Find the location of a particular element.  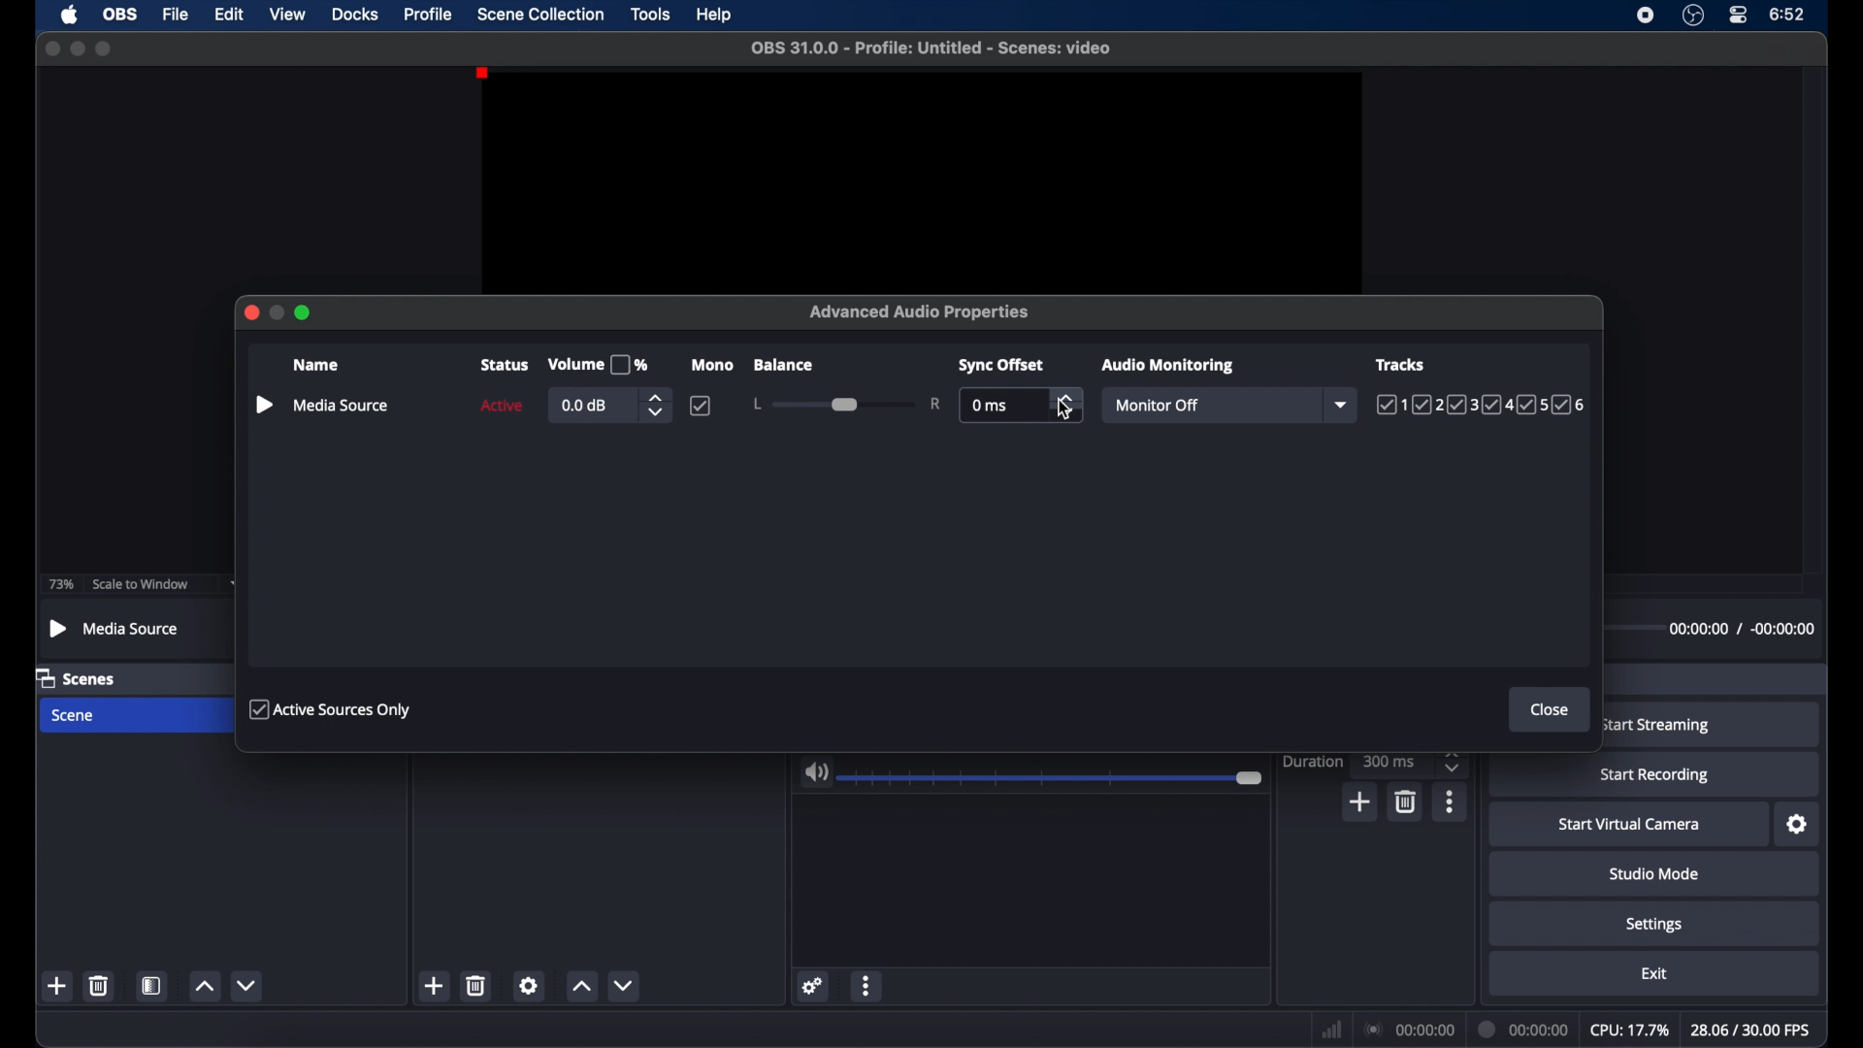

more options is located at coordinates (1451, 802).